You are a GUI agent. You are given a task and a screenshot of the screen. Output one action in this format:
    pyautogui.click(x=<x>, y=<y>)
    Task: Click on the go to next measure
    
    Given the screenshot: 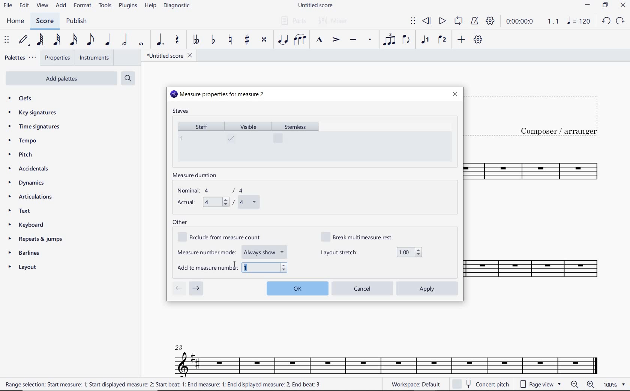 What is the action you would take?
    pyautogui.click(x=196, y=289)
    